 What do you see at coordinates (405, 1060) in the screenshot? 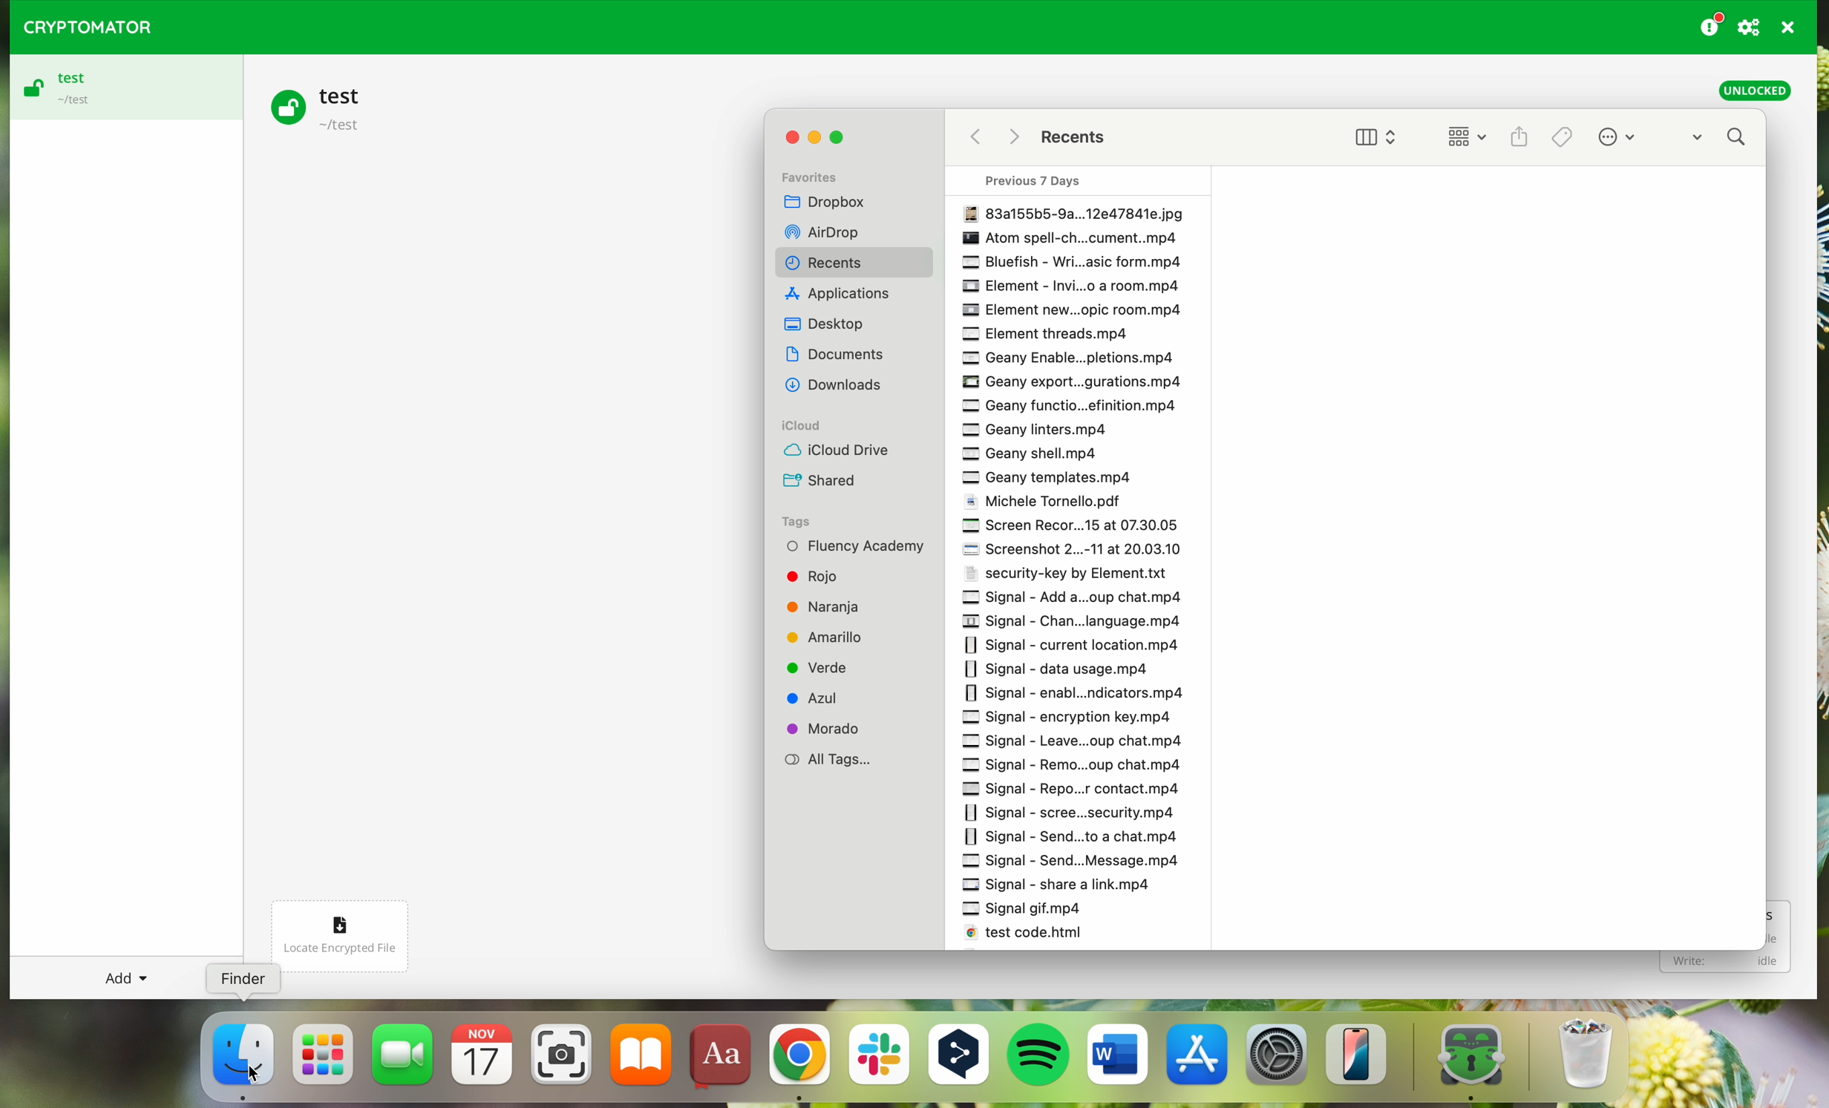
I see `FaceTime` at bounding box center [405, 1060].